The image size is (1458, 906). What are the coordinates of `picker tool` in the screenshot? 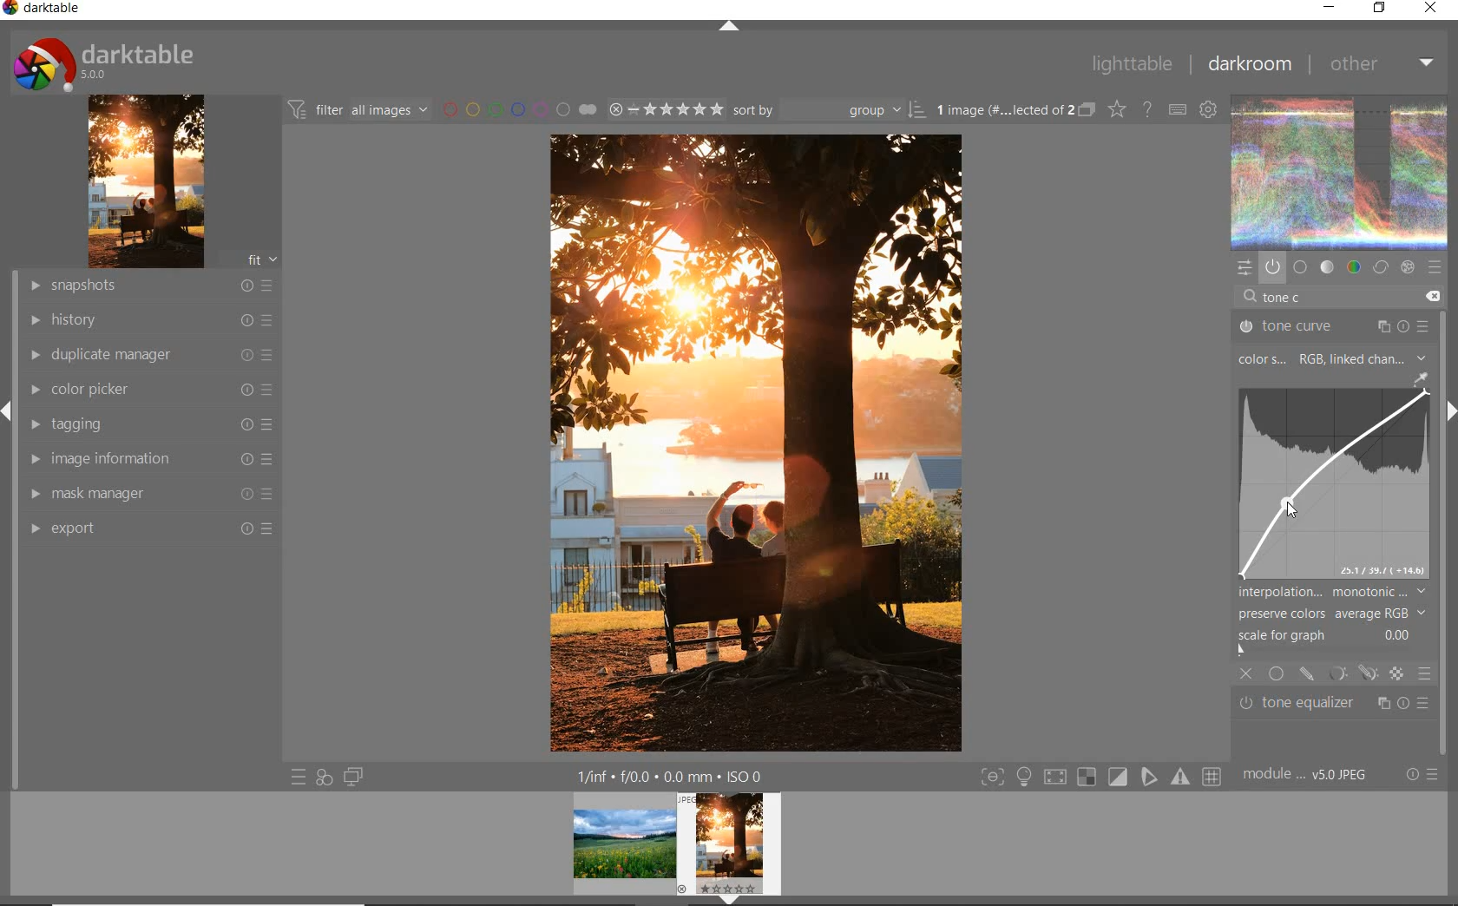 It's located at (1421, 380).